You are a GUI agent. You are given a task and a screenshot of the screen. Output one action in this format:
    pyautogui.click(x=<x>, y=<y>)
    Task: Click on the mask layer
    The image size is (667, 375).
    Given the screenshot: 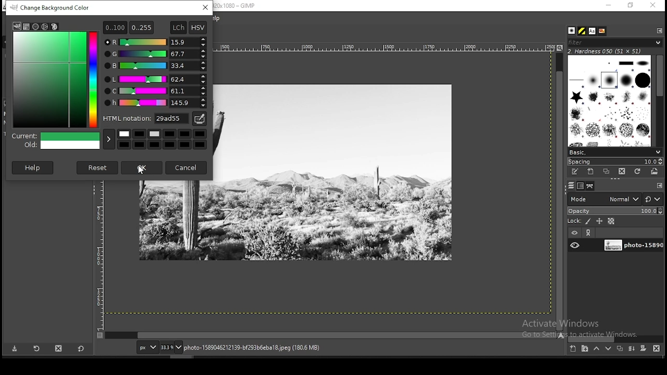 What is the action you would take?
    pyautogui.click(x=643, y=349)
    